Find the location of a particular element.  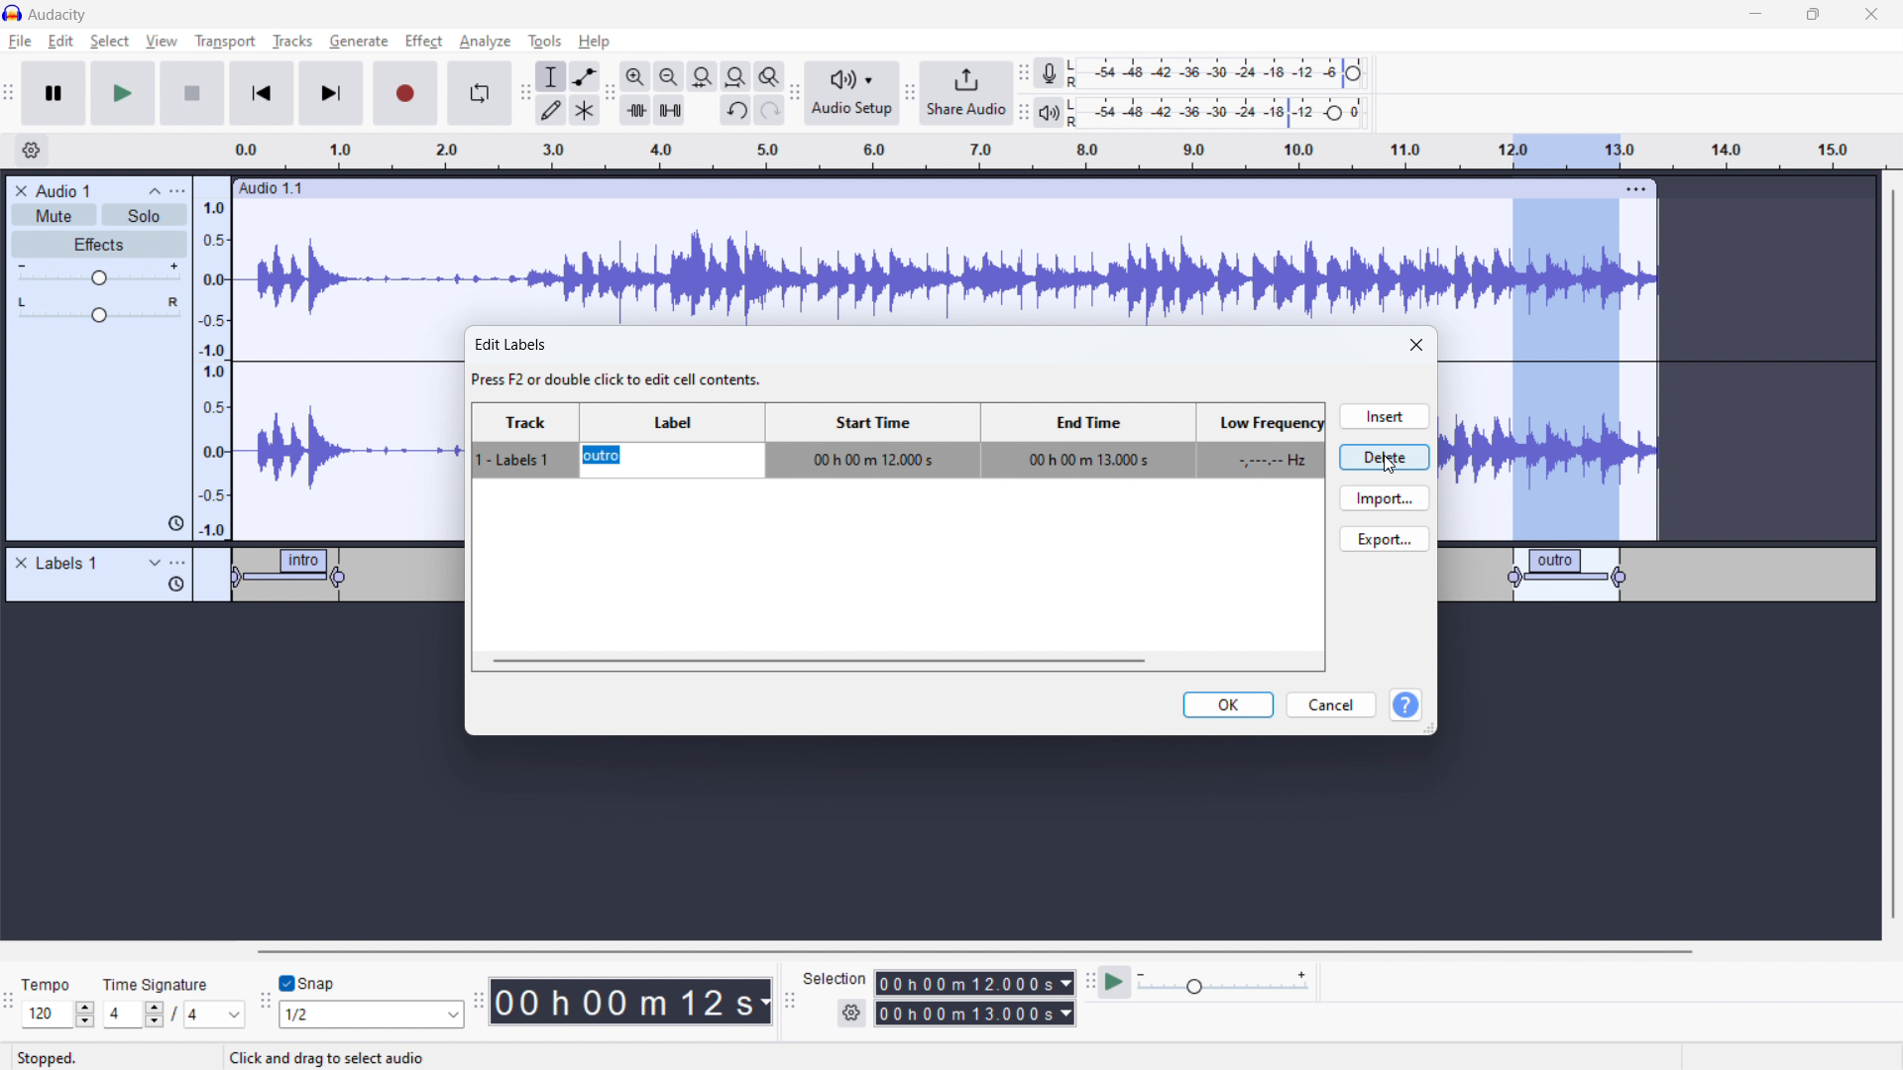

pause is located at coordinates (54, 94).